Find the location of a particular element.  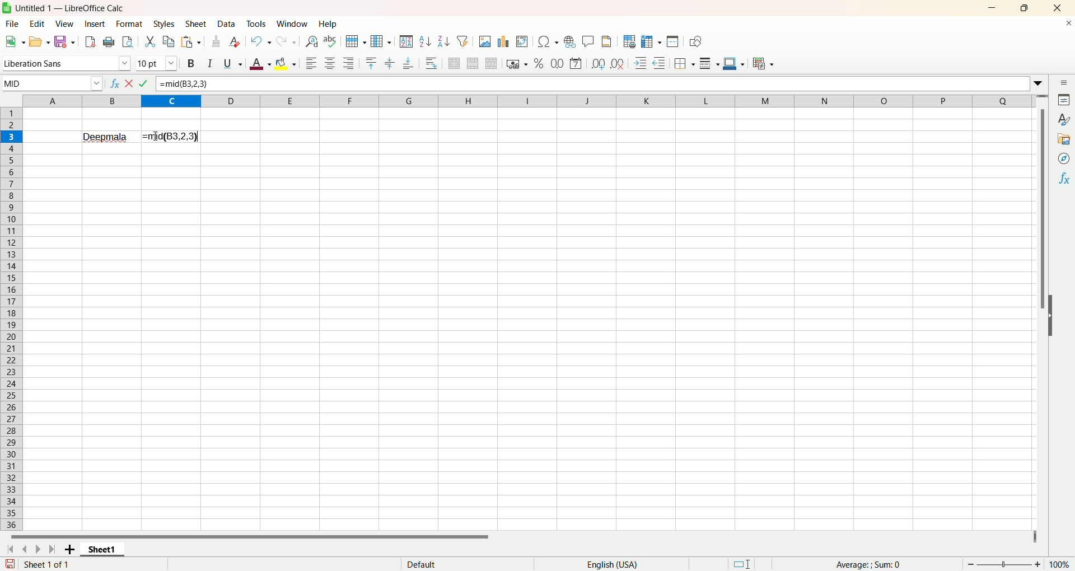

Functions is located at coordinates (1063, 178).